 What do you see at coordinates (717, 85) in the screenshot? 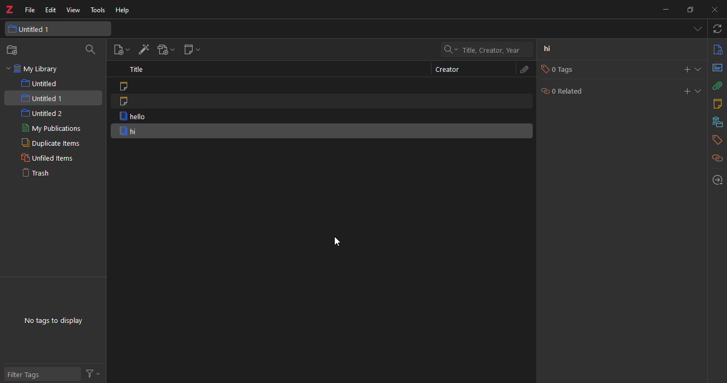
I see `attach` at bounding box center [717, 85].